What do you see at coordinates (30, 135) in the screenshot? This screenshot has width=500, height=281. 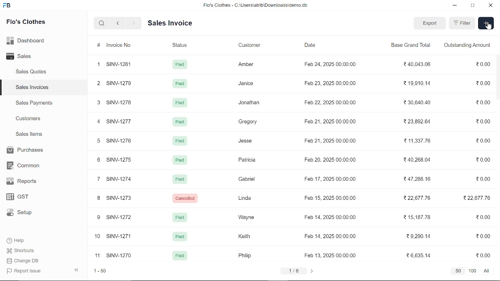 I see `Sales Items.` at bounding box center [30, 135].